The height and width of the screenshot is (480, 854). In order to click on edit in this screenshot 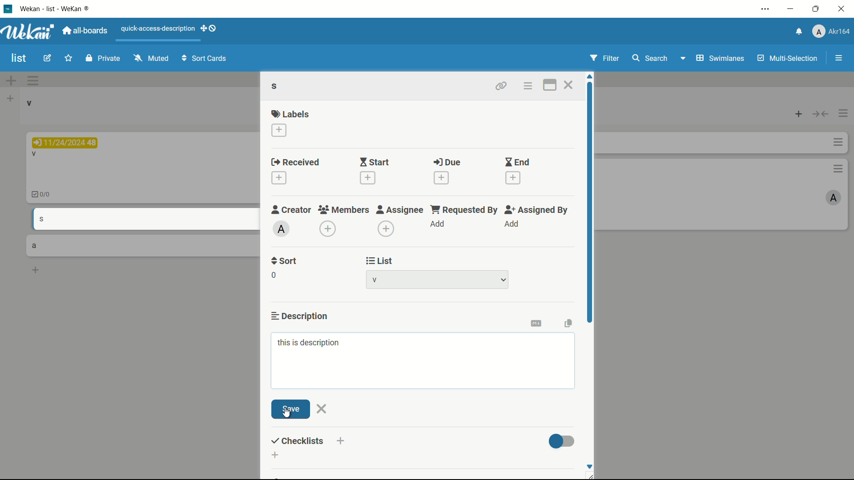, I will do `click(47, 59)`.